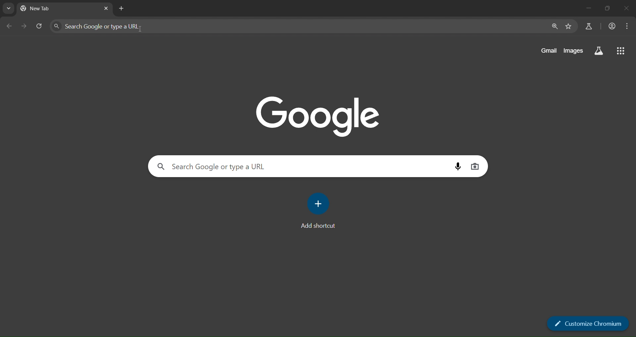 This screenshot has width=636, height=337. What do you see at coordinates (609, 8) in the screenshot?
I see `restore down` at bounding box center [609, 8].